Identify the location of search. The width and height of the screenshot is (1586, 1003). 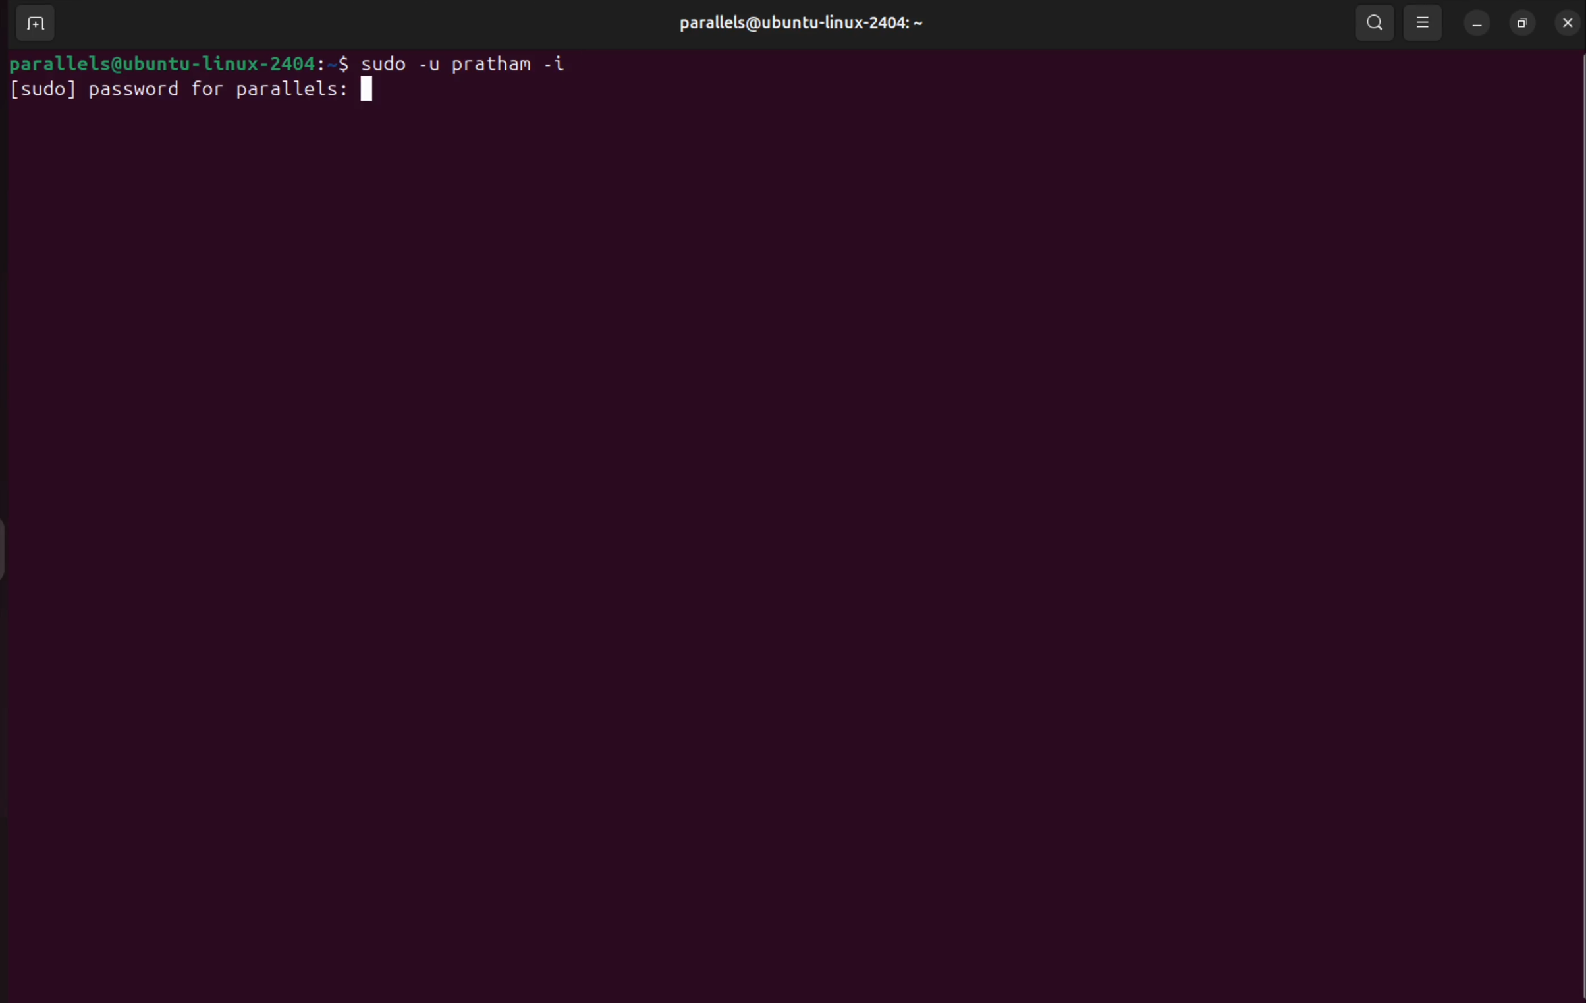
(1374, 24).